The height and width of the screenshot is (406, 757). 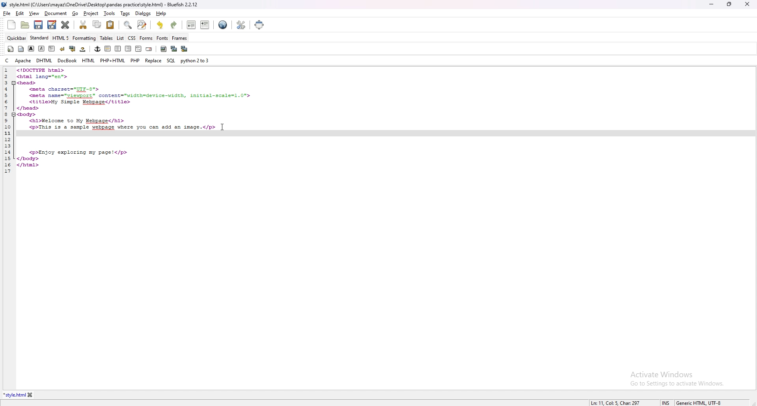 I want to click on <meta name="yiewport"™ content="width=device-width, initial-scale=1.0">, so click(x=140, y=96).